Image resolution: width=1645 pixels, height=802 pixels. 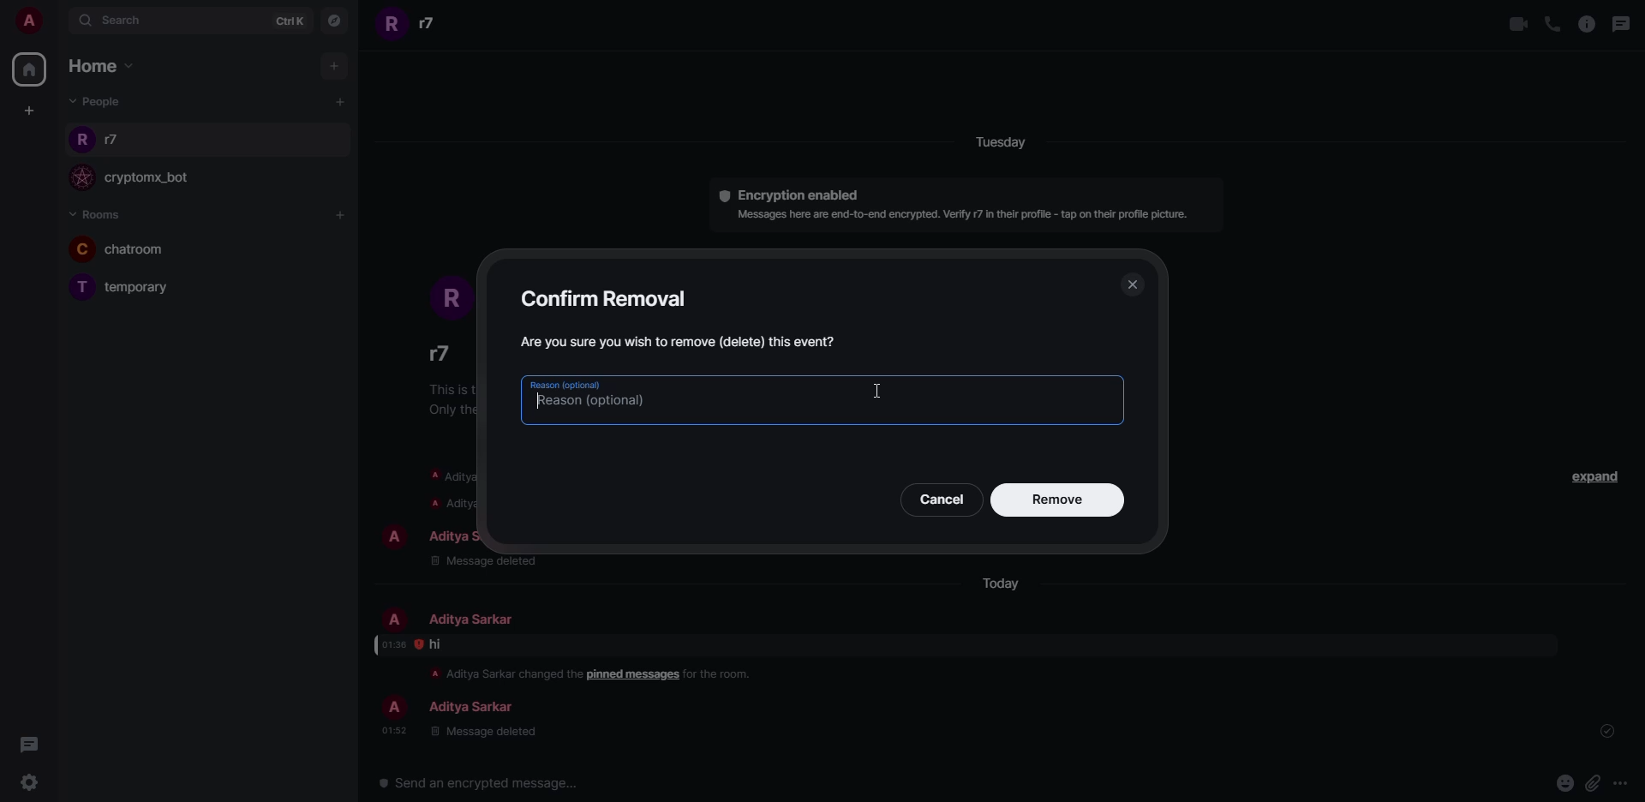 What do you see at coordinates (485, 560) in the screenshot?
I see `message deleted` at bounding box center [485, 560].